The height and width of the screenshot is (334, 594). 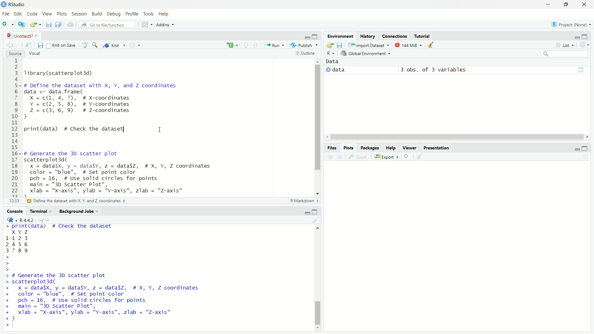 What do you see at coordinates (572, 24) in the screenshot?
I see `project: (None)` at bounding box center [572, 24].